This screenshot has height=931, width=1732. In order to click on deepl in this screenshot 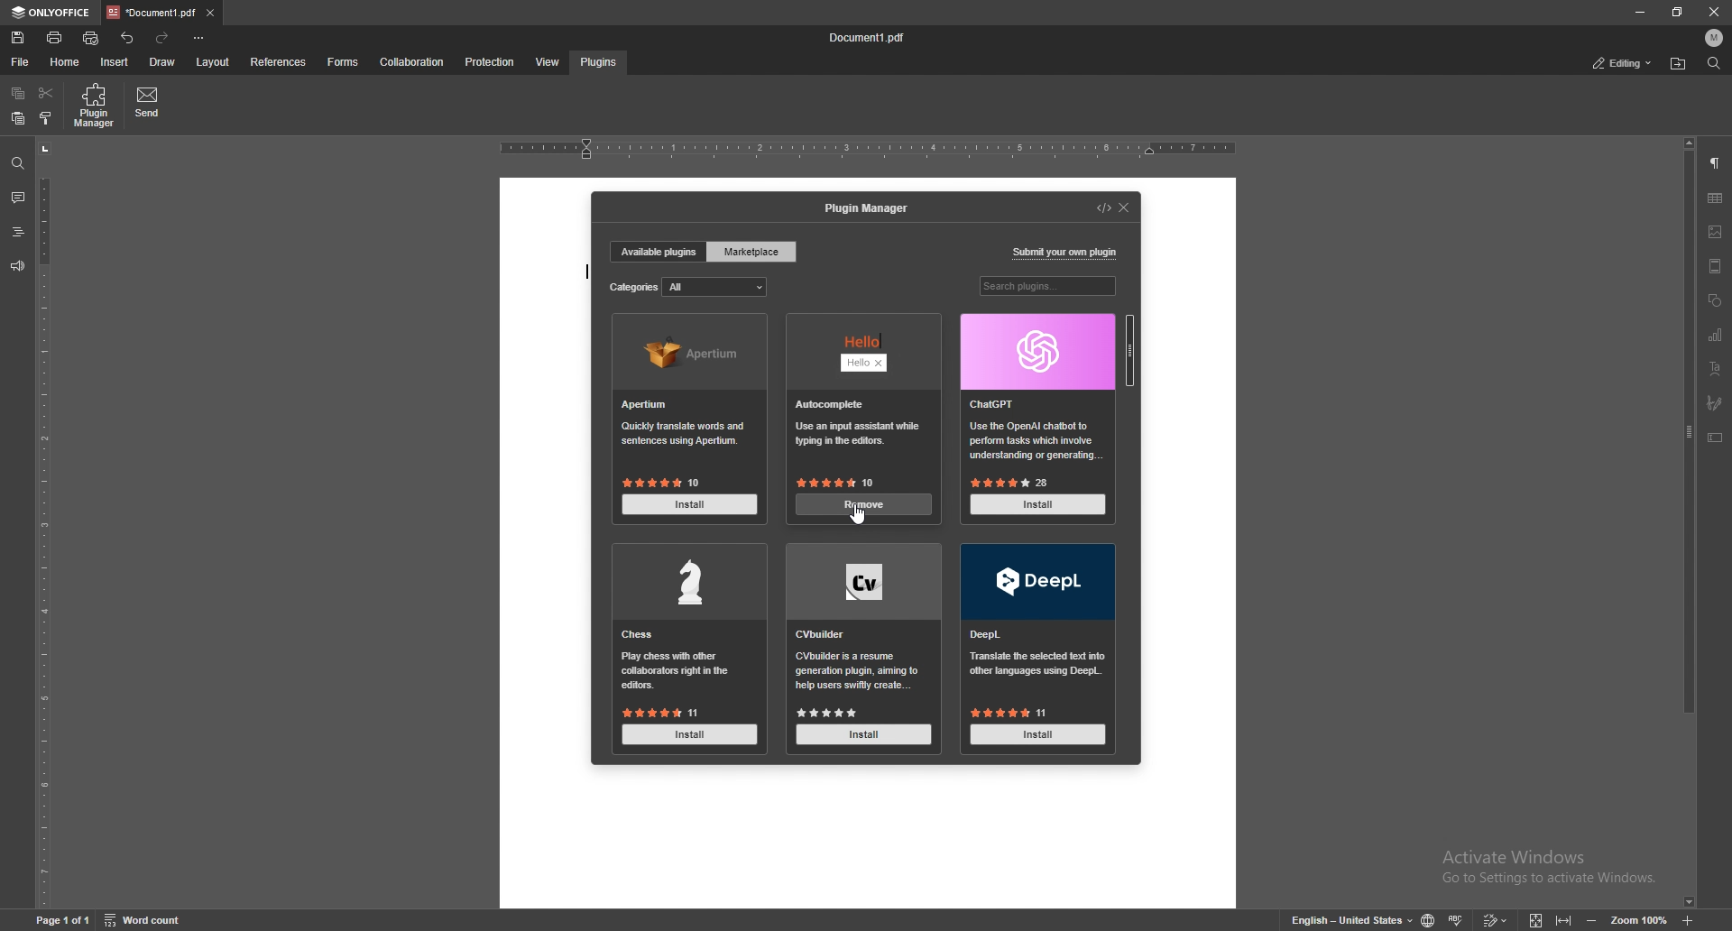, I will do `click(1041, 630)`.